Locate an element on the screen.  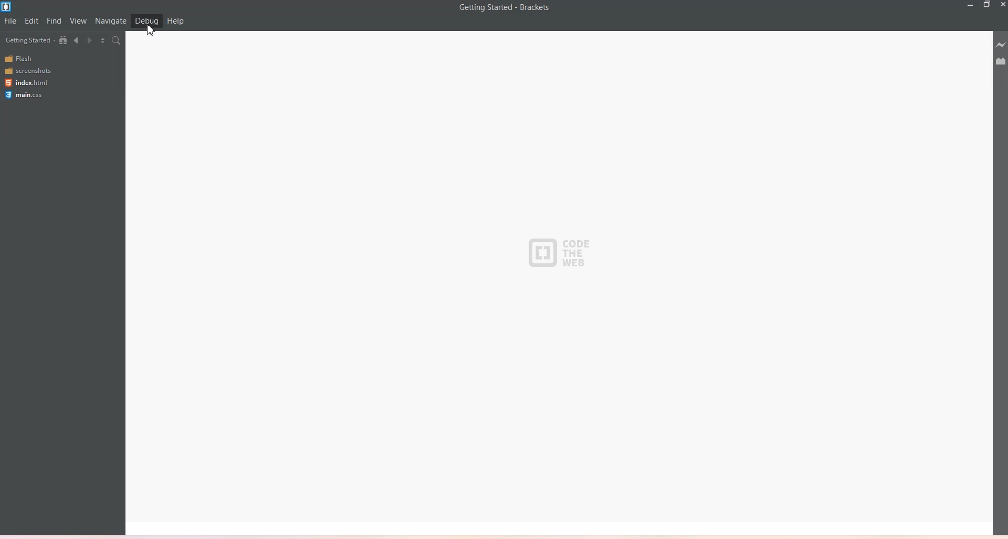
Find is located at coordinates (55, 21).